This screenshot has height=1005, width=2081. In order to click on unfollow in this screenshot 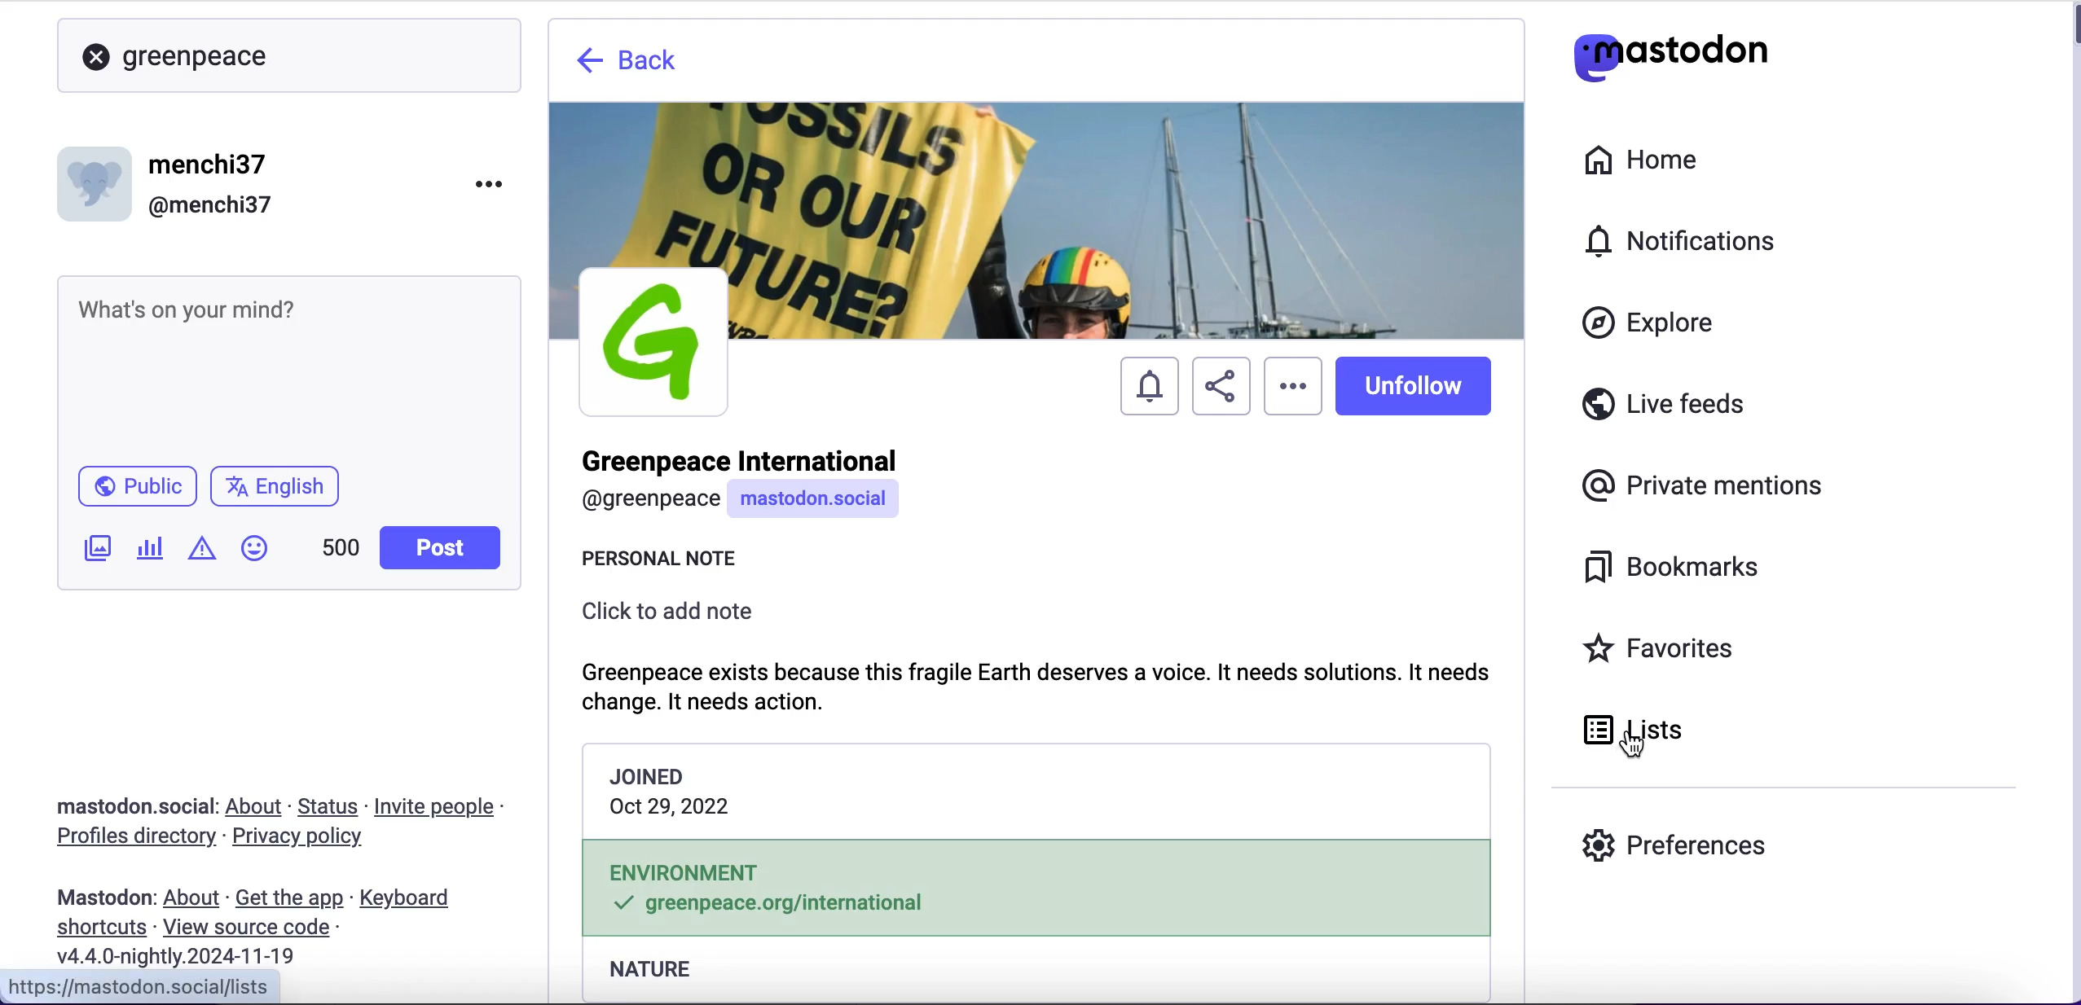, I will do `click(1419, 388)`.